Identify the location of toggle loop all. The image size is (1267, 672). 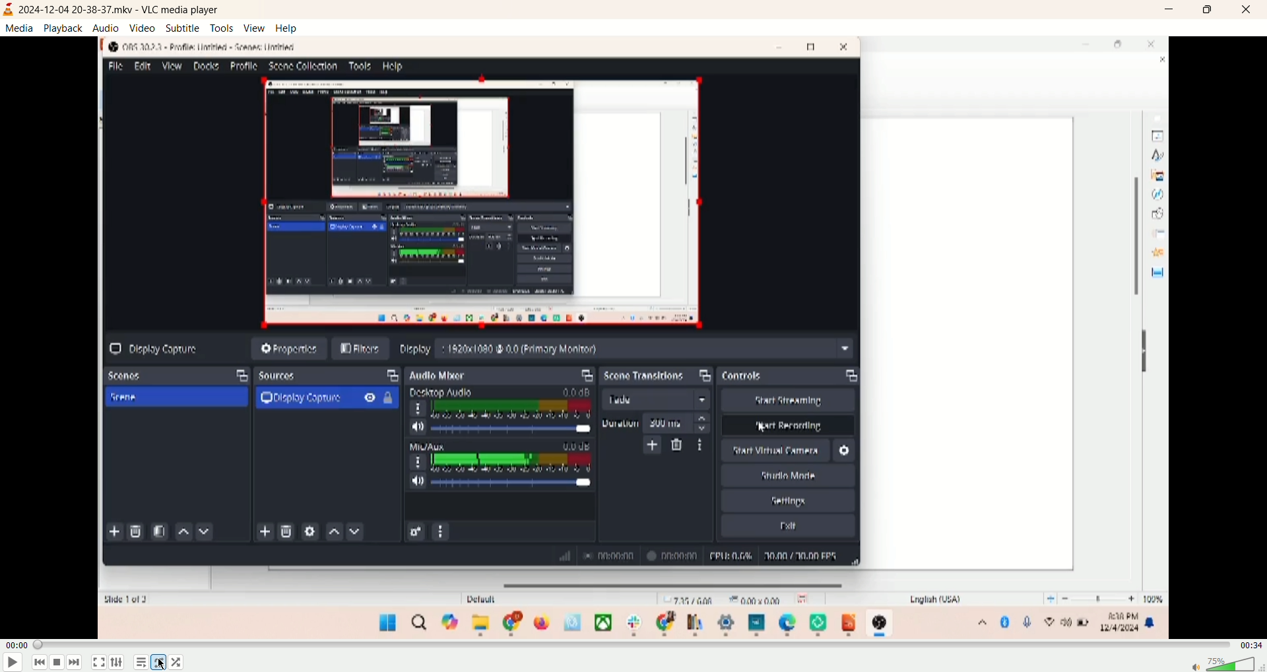
(158, 663).